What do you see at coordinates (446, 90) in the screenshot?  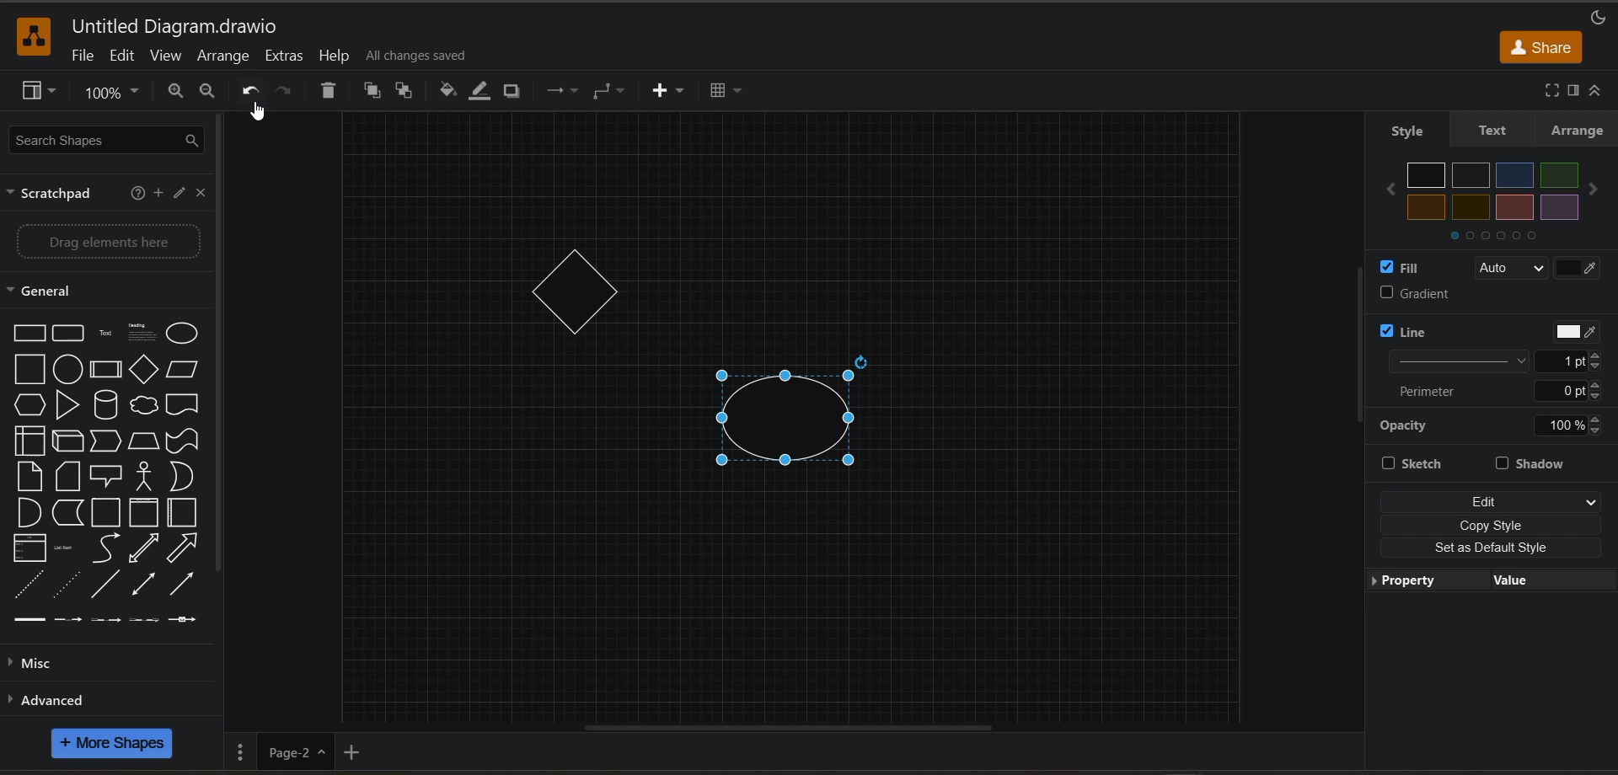 I see `fill color` at bounding box center [446, 90].